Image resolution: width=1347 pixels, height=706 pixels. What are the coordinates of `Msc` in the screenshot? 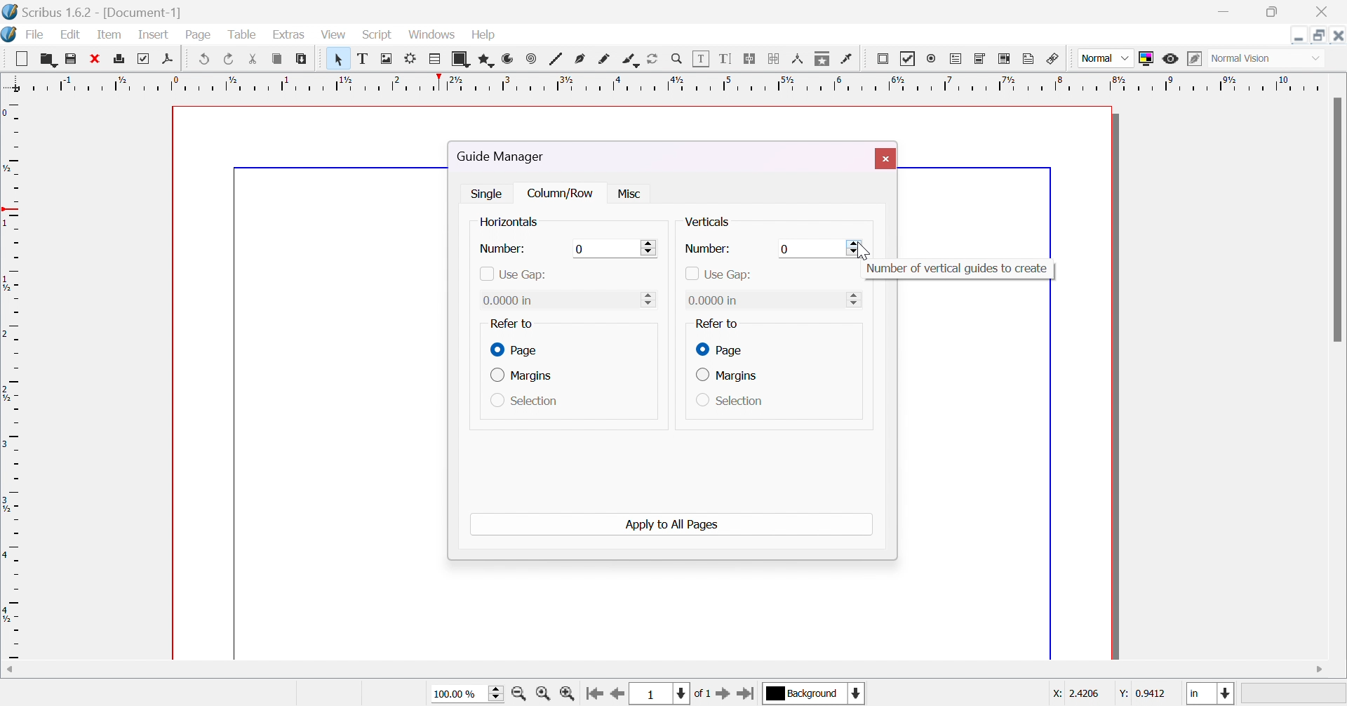 It's located at (627, 194).